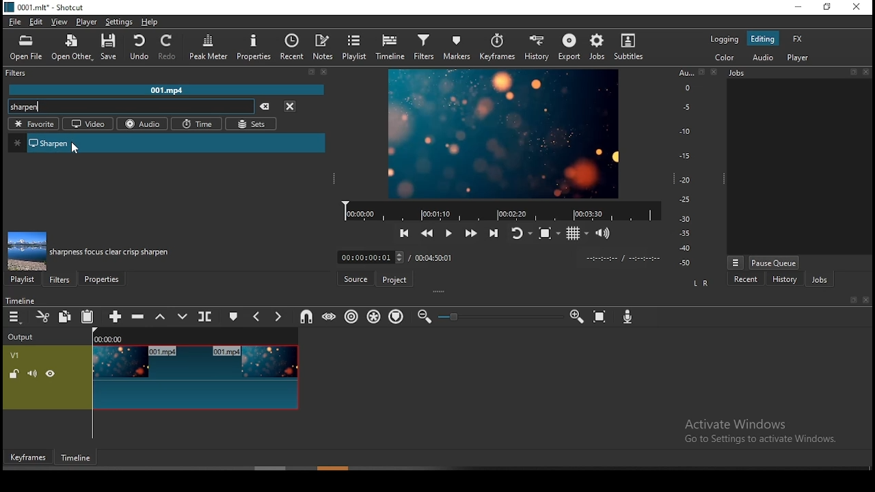 The image size is (875, 492). What do you see at coordinates (329, 317) in the screenshot?
I see `scrub while dragging` at bounding box center [329, 317].